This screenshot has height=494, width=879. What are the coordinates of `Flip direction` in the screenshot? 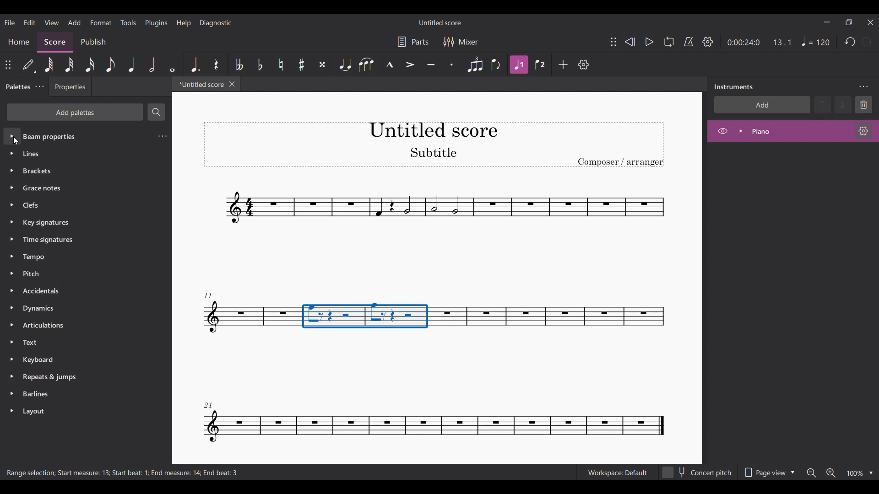 It's located at (496, 65).